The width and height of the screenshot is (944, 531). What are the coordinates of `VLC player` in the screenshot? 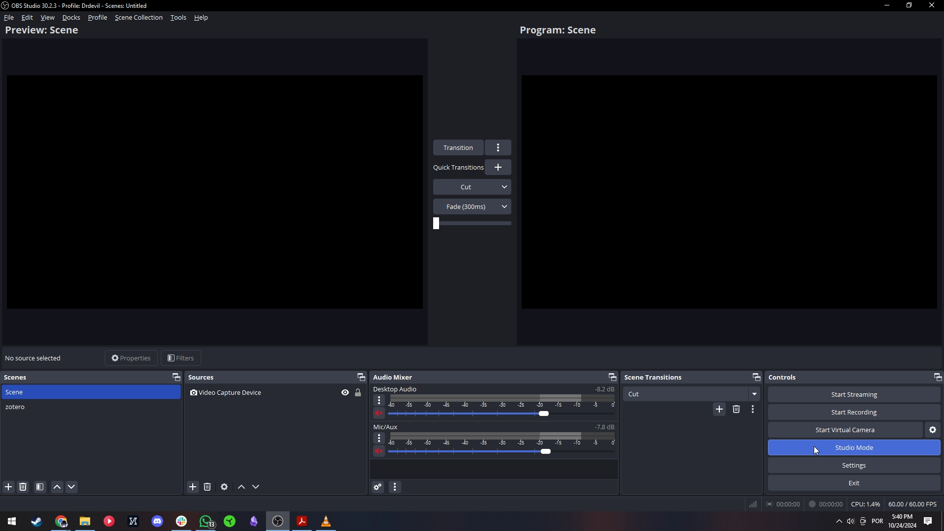 It's located at (326, 522).